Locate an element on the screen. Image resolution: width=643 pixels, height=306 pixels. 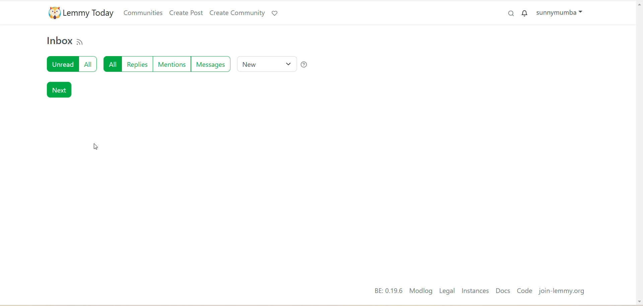
BE: 0.19.6 (version) is located at coordinates (384, 290).